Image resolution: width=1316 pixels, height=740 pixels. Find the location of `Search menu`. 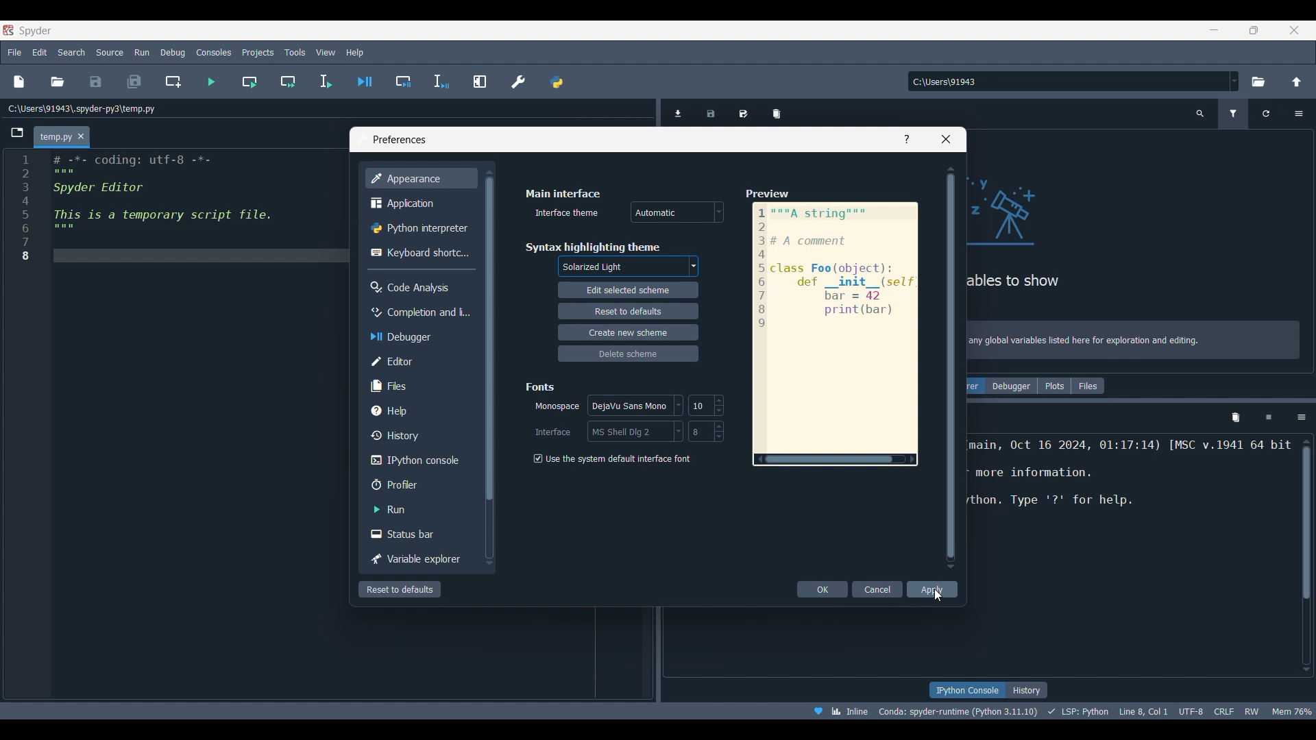

Search menu is located at coordinates (72, 52).